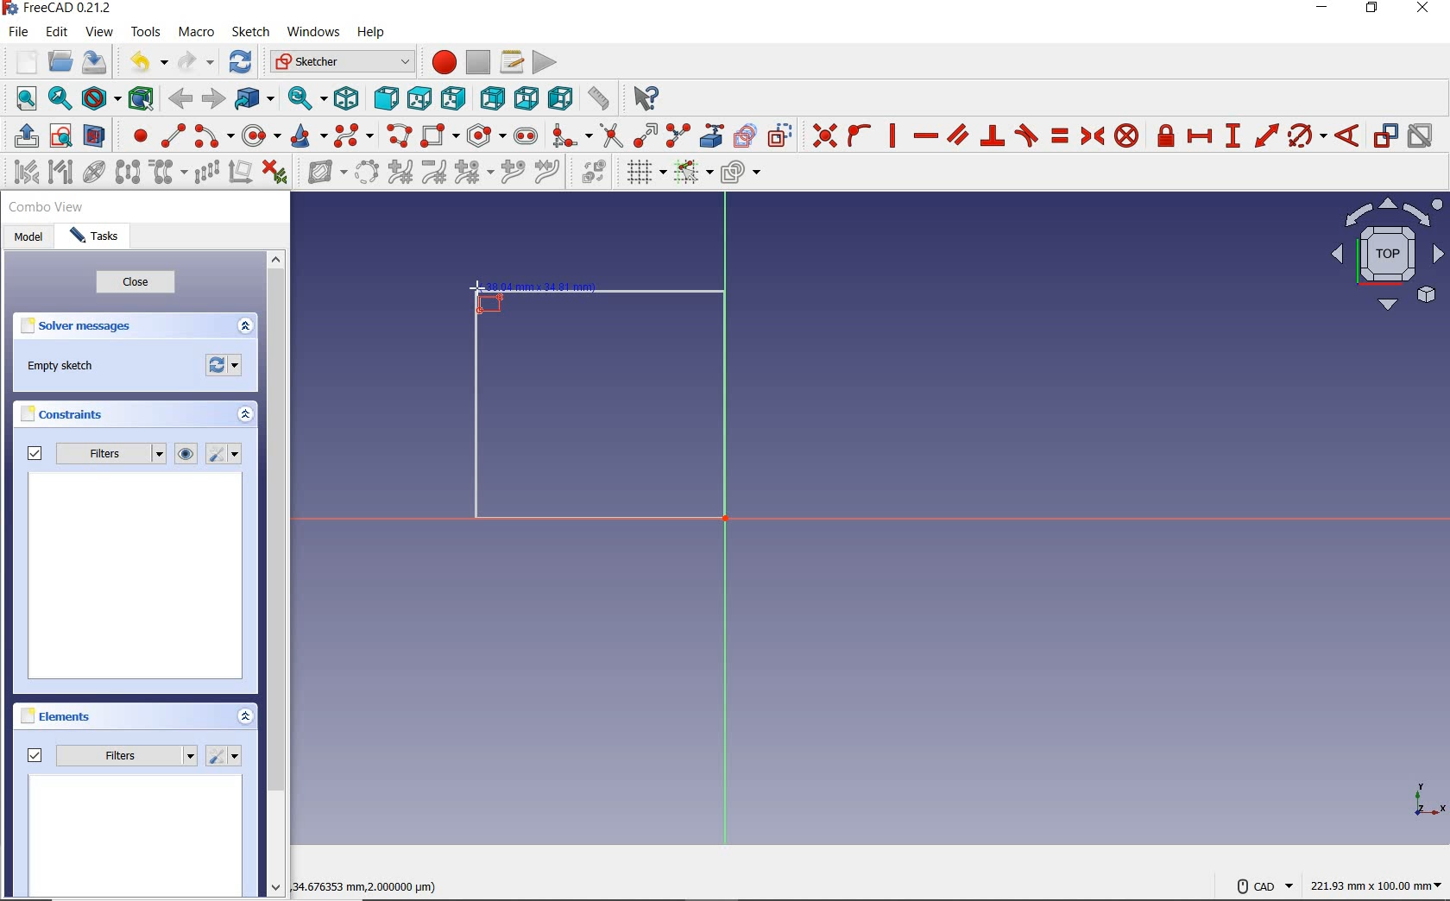 This screenshot has width=1450, height=901. What do you see at coordinates (98, 64) in the screenshot?
I see `save` at bounding box center [98, 64].